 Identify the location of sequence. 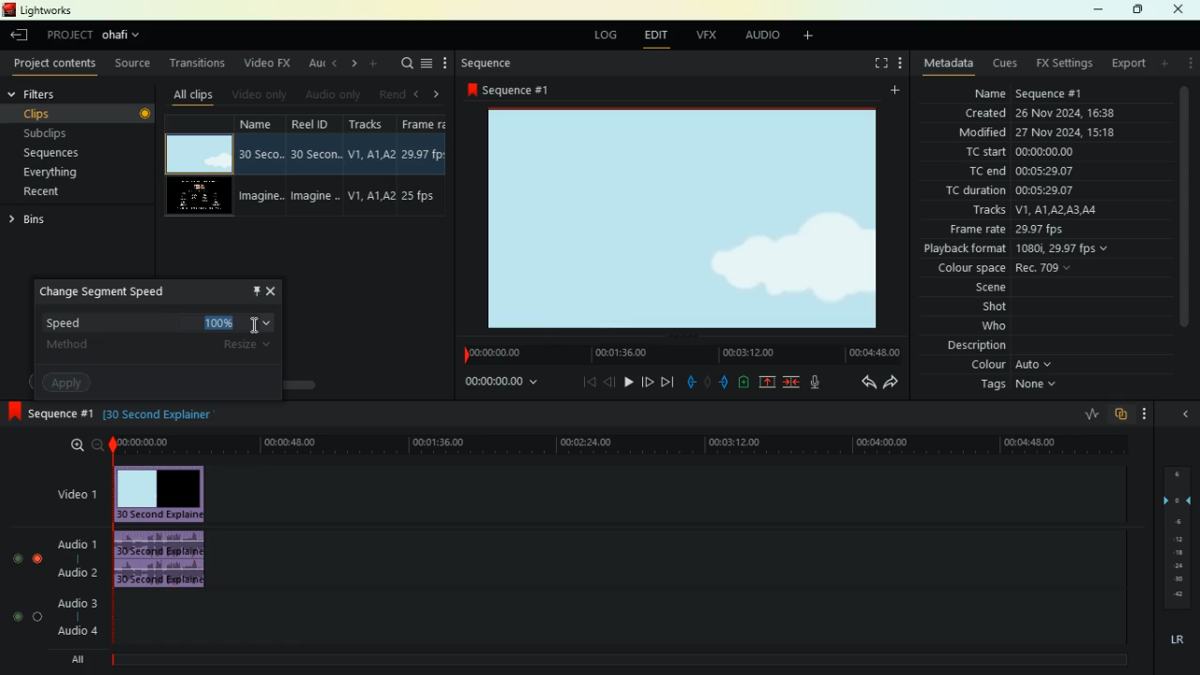
(516, 90).